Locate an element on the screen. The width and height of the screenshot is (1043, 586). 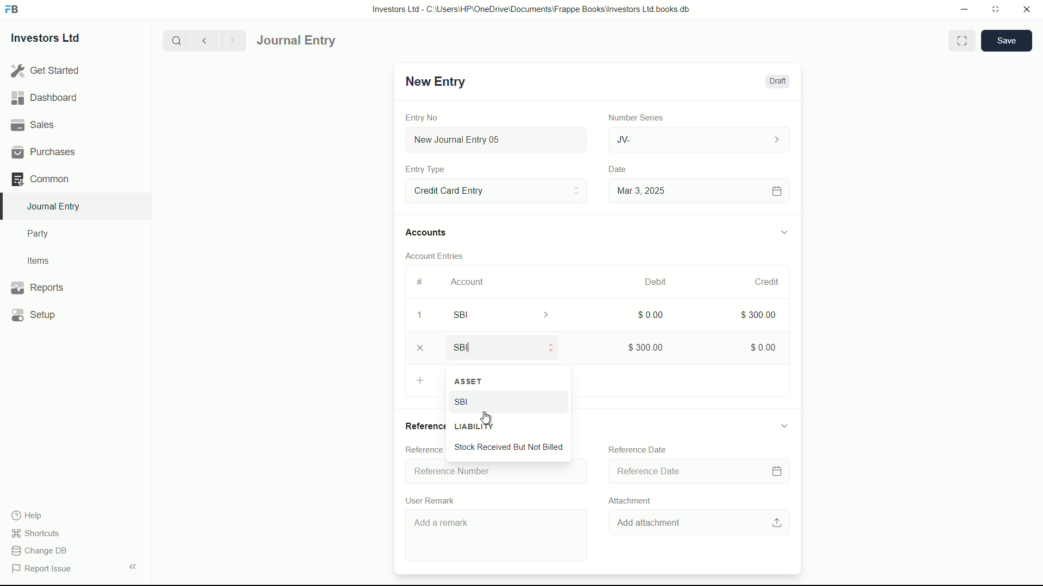
New Entry is located at coordinates (433, 81).